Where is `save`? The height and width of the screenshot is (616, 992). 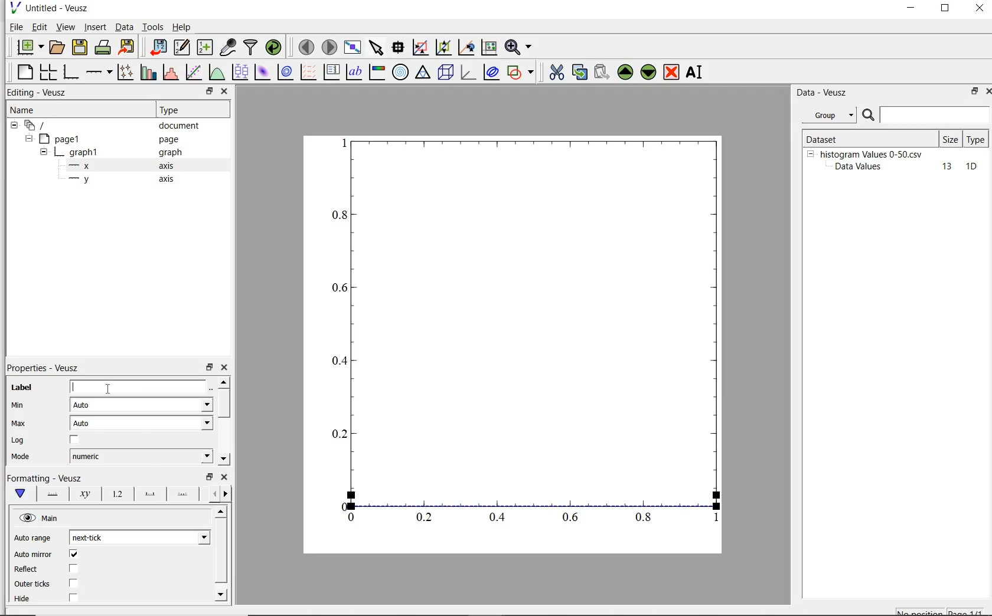
save is located at coordinates (80, 46).